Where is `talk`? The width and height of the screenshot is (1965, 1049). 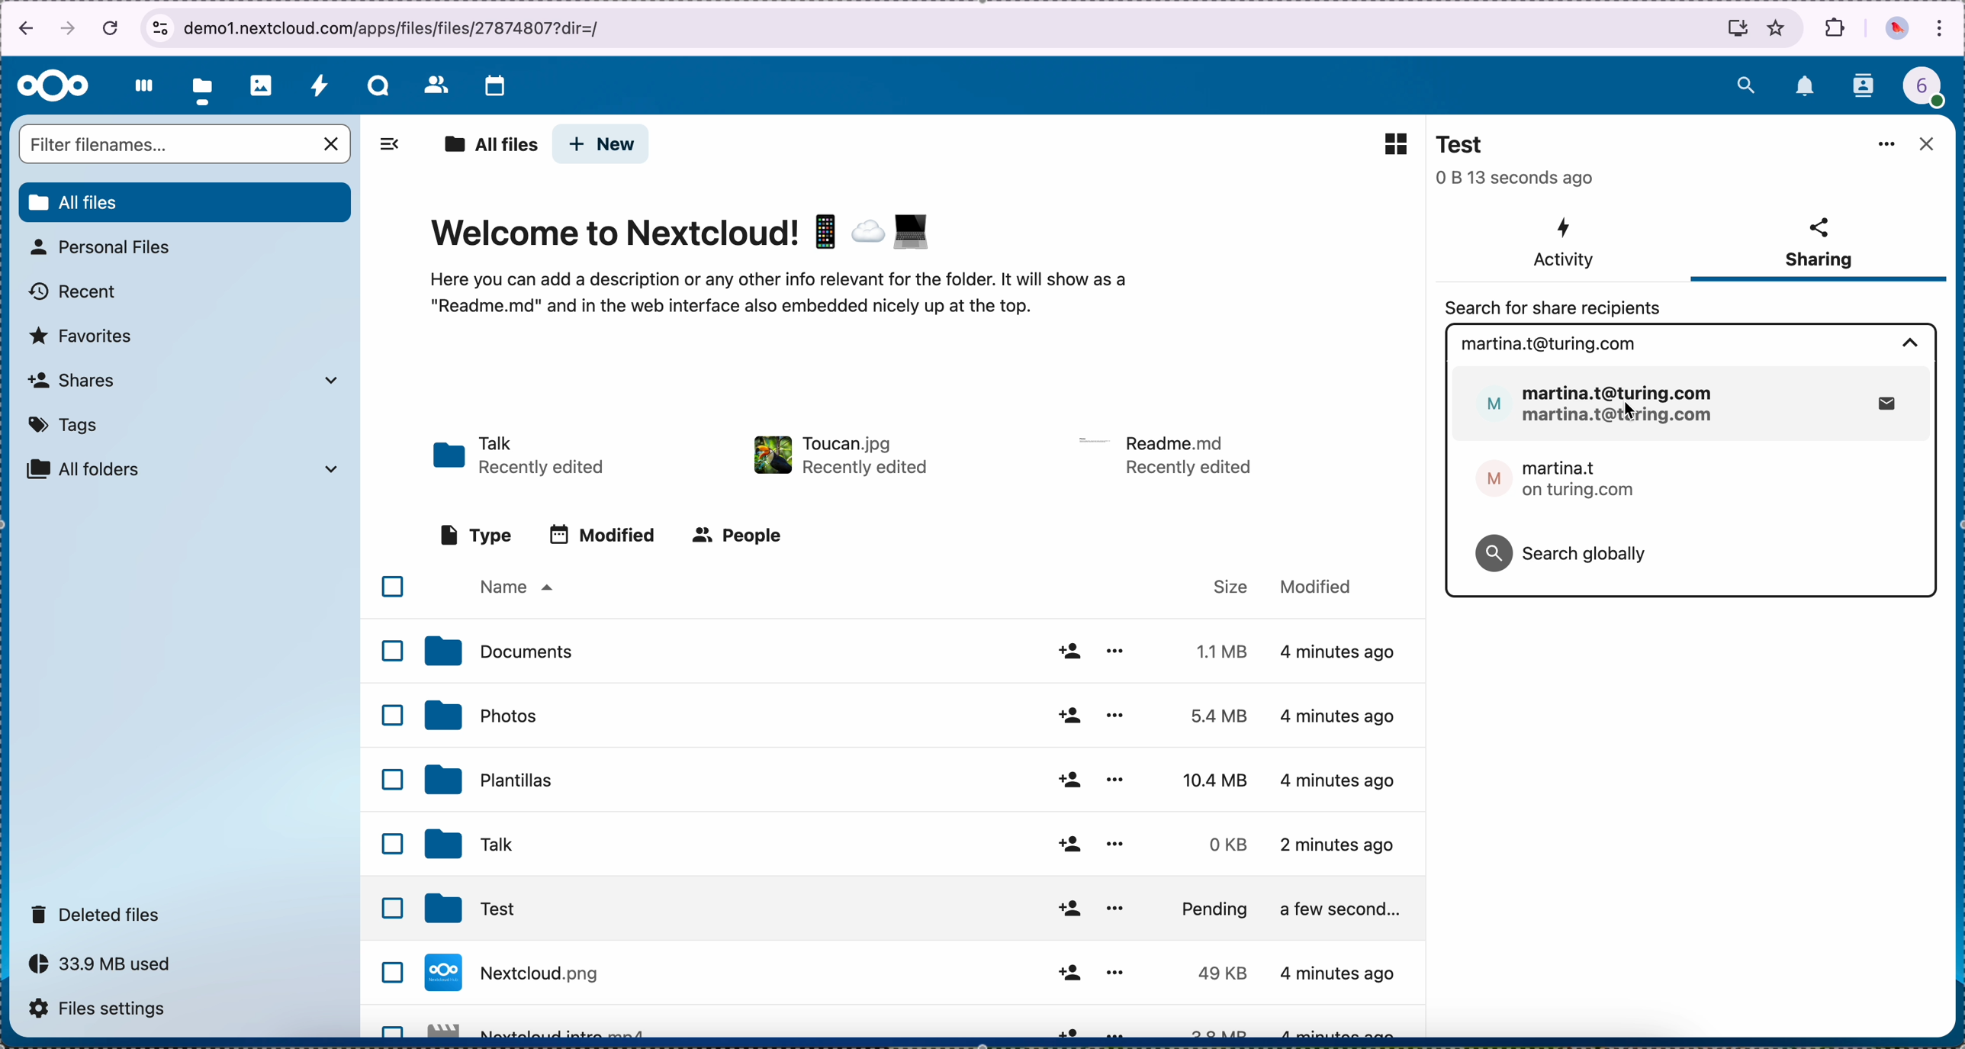 talk is located at coordinates (378, 85).